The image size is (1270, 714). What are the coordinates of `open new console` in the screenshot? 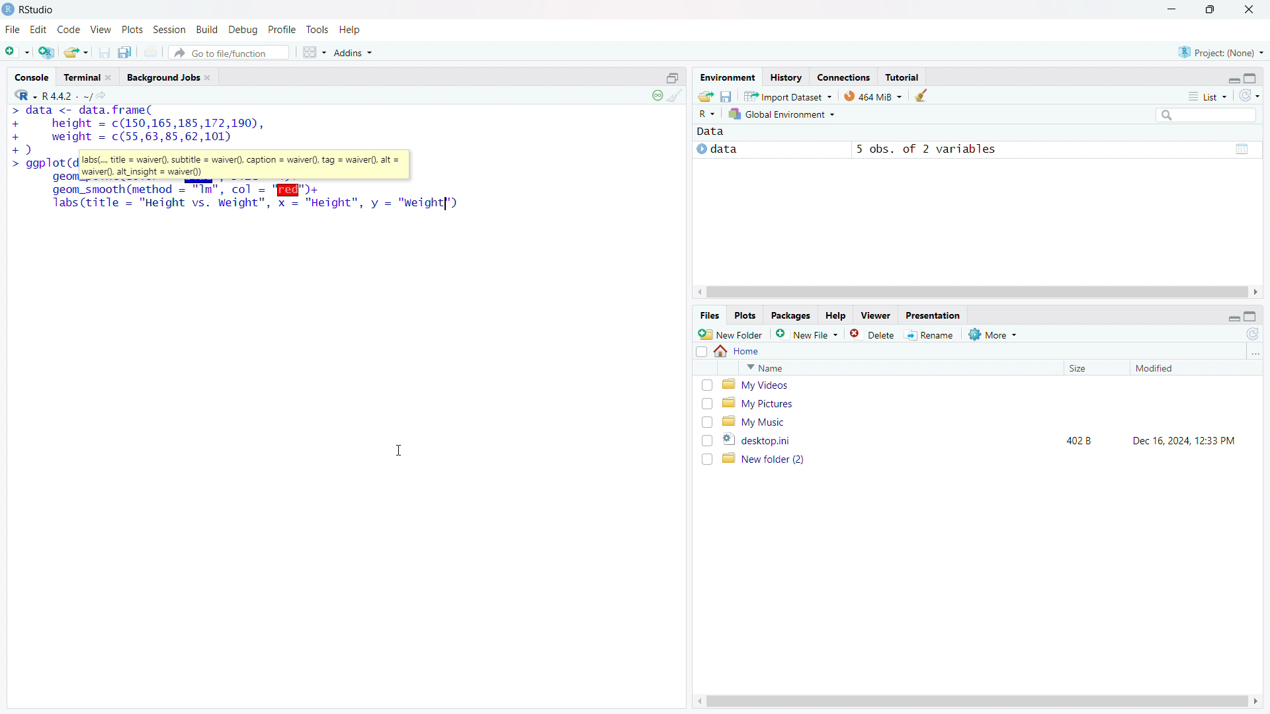 It's located at (673, 77).